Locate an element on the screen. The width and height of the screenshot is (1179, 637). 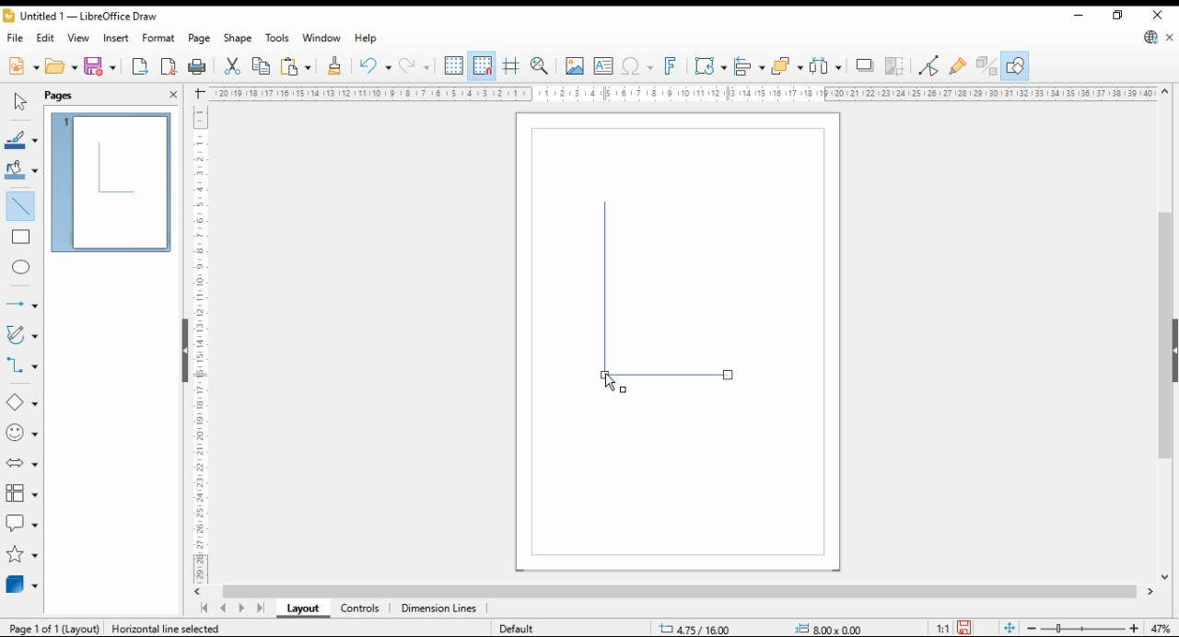
3D objects is located at coordinates (23, 585).